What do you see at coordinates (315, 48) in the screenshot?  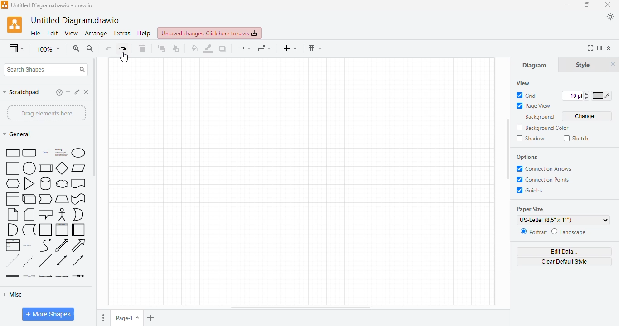 I see `table` at bounding box center [315, 48].